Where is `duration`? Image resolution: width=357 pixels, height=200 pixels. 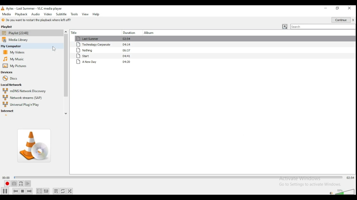 duration is located at coordinates (128, 32).